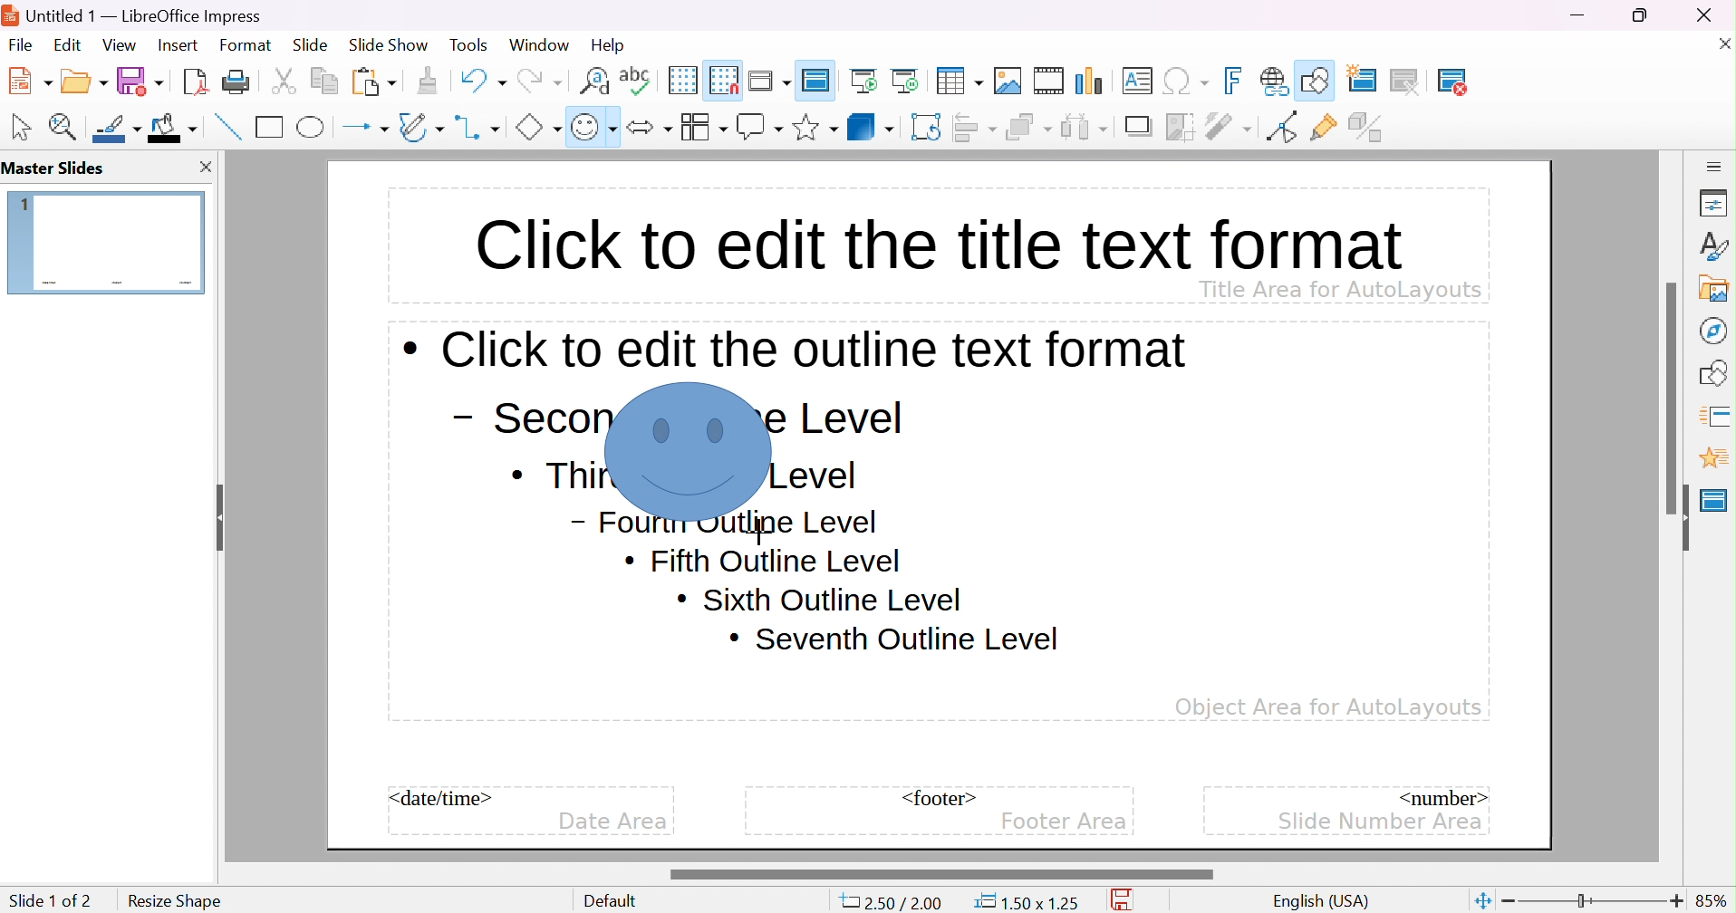 The image size is (1736, 913). I want to click on <footer>, so click(940, 798).